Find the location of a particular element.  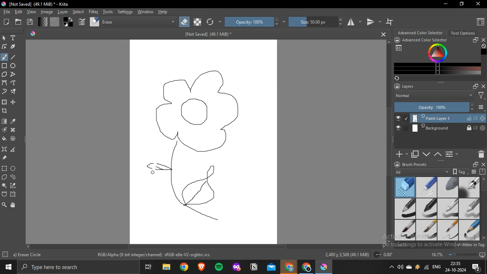

close is located at coordinates (484, 164).